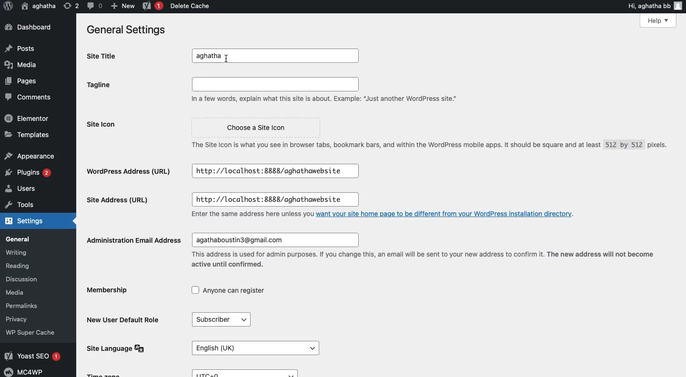  I want to click on Site icon, so click(111, 132).